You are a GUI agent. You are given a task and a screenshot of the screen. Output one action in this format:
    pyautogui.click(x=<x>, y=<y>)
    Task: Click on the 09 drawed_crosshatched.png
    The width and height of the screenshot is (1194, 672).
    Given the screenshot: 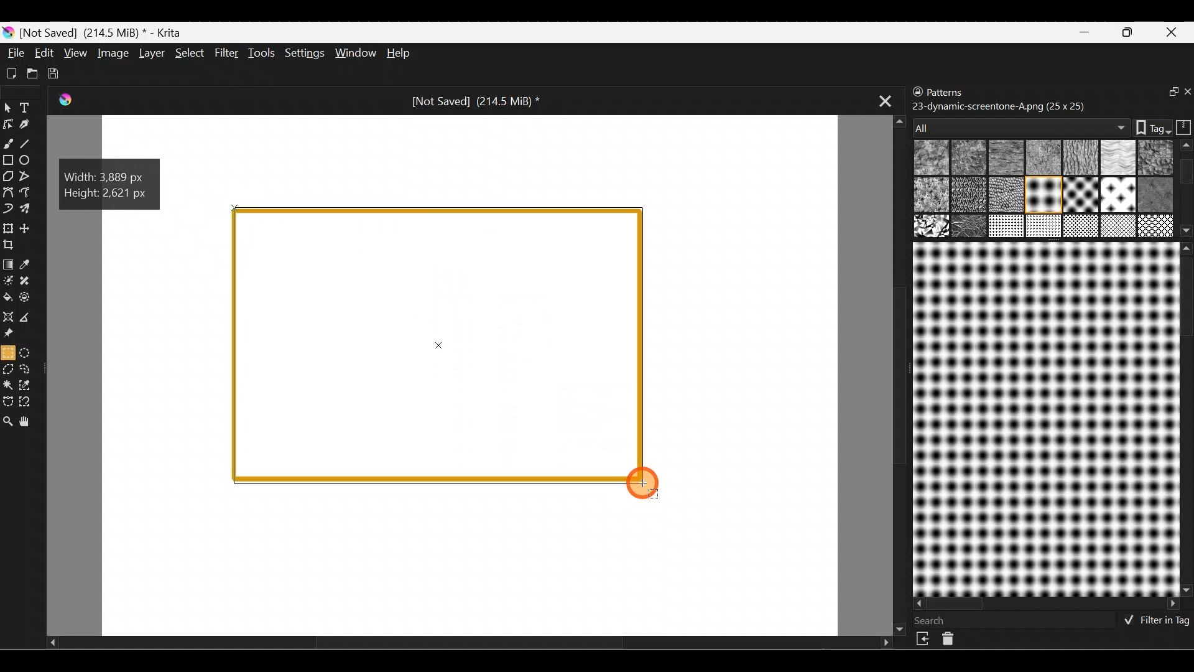 What is the action you would take?
    pyautogui.click(x=967, y=196)
    